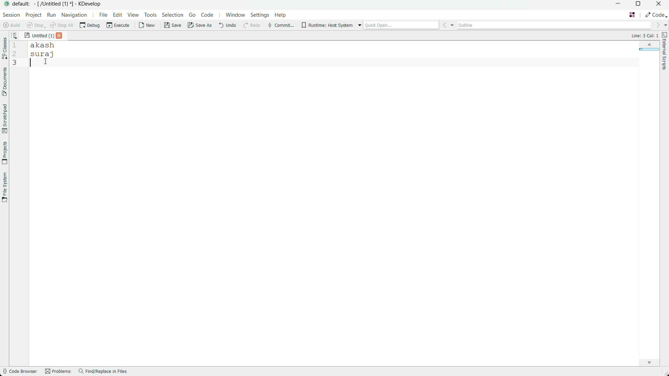 The width and height of the screenshot is (669, 376). What do you see at coordinates (235, 15) in the screenshot?
I see `window menu` at bounding box center [235, 15].